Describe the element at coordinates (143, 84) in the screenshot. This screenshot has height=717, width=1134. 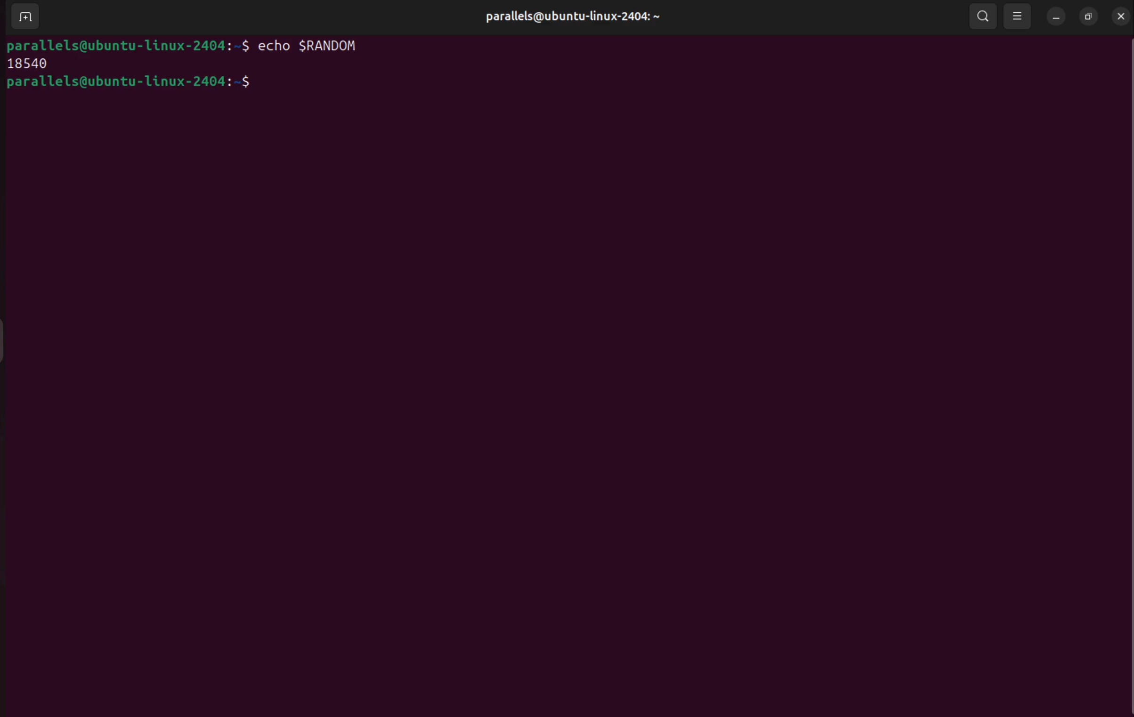
I see `bash prompts` at that location.